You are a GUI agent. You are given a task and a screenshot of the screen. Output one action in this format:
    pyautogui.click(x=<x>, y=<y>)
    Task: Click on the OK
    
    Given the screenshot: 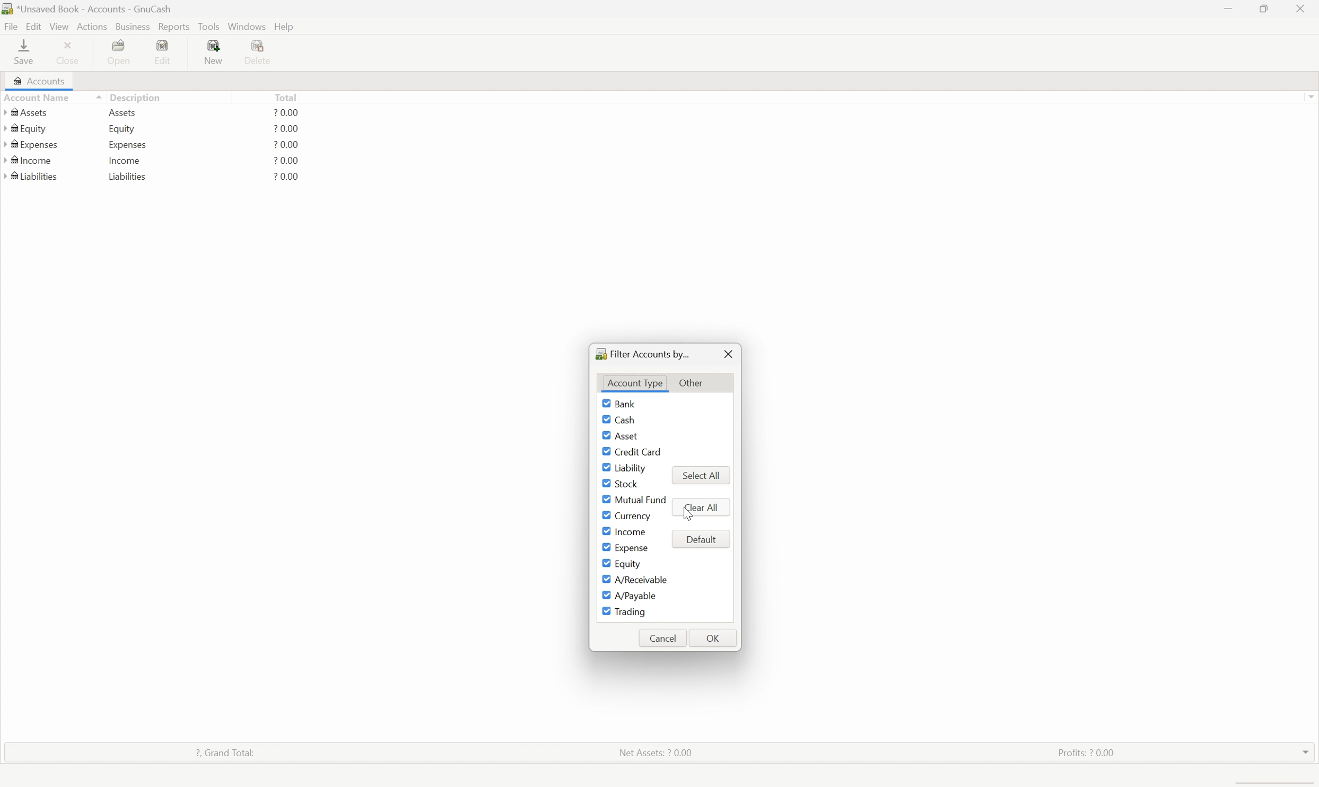 What is the action you would take?
    pyautogui.click(x=714, y=637)
    